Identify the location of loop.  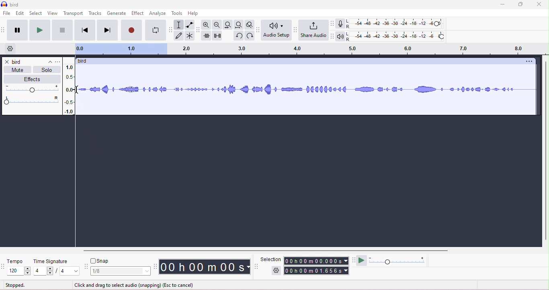
(156, 30).